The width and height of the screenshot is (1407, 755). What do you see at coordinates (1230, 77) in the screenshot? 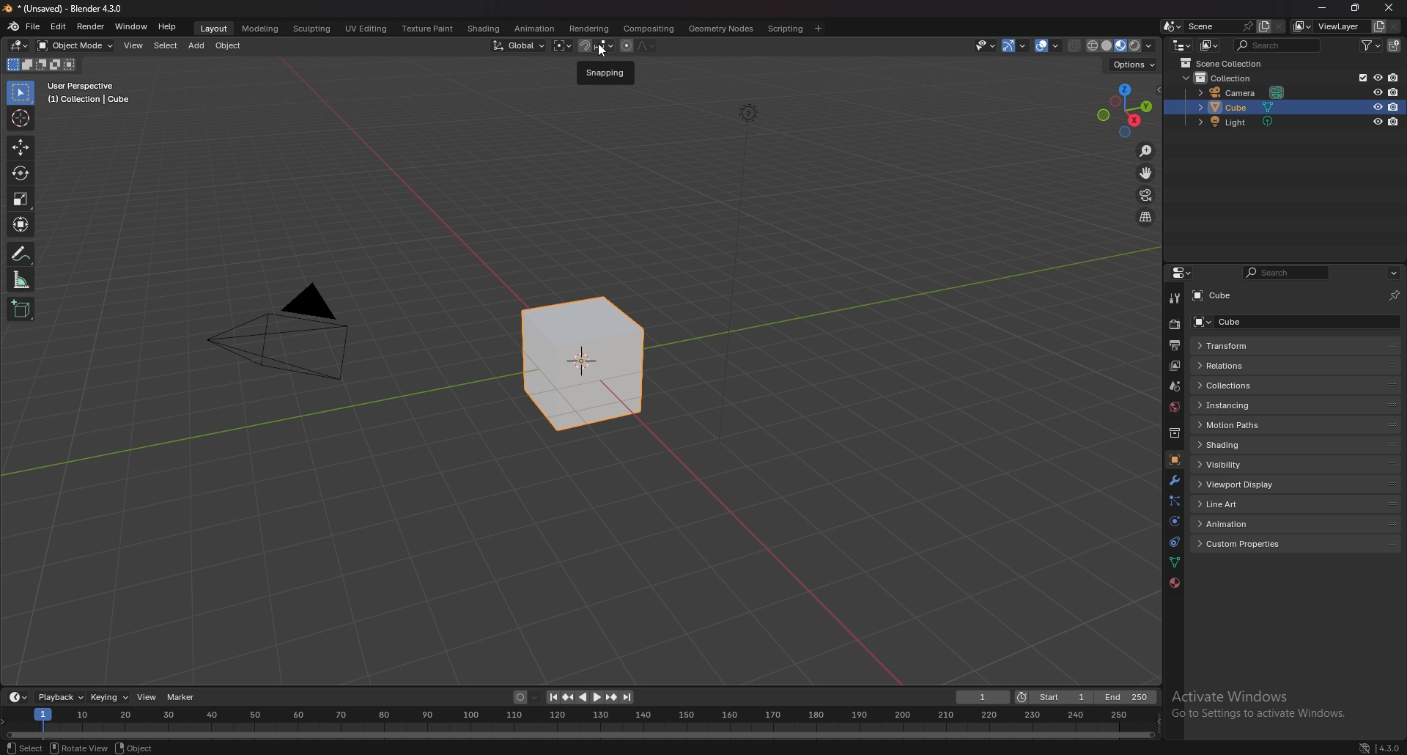
I see `collection` at bounding box center [1230, 77].